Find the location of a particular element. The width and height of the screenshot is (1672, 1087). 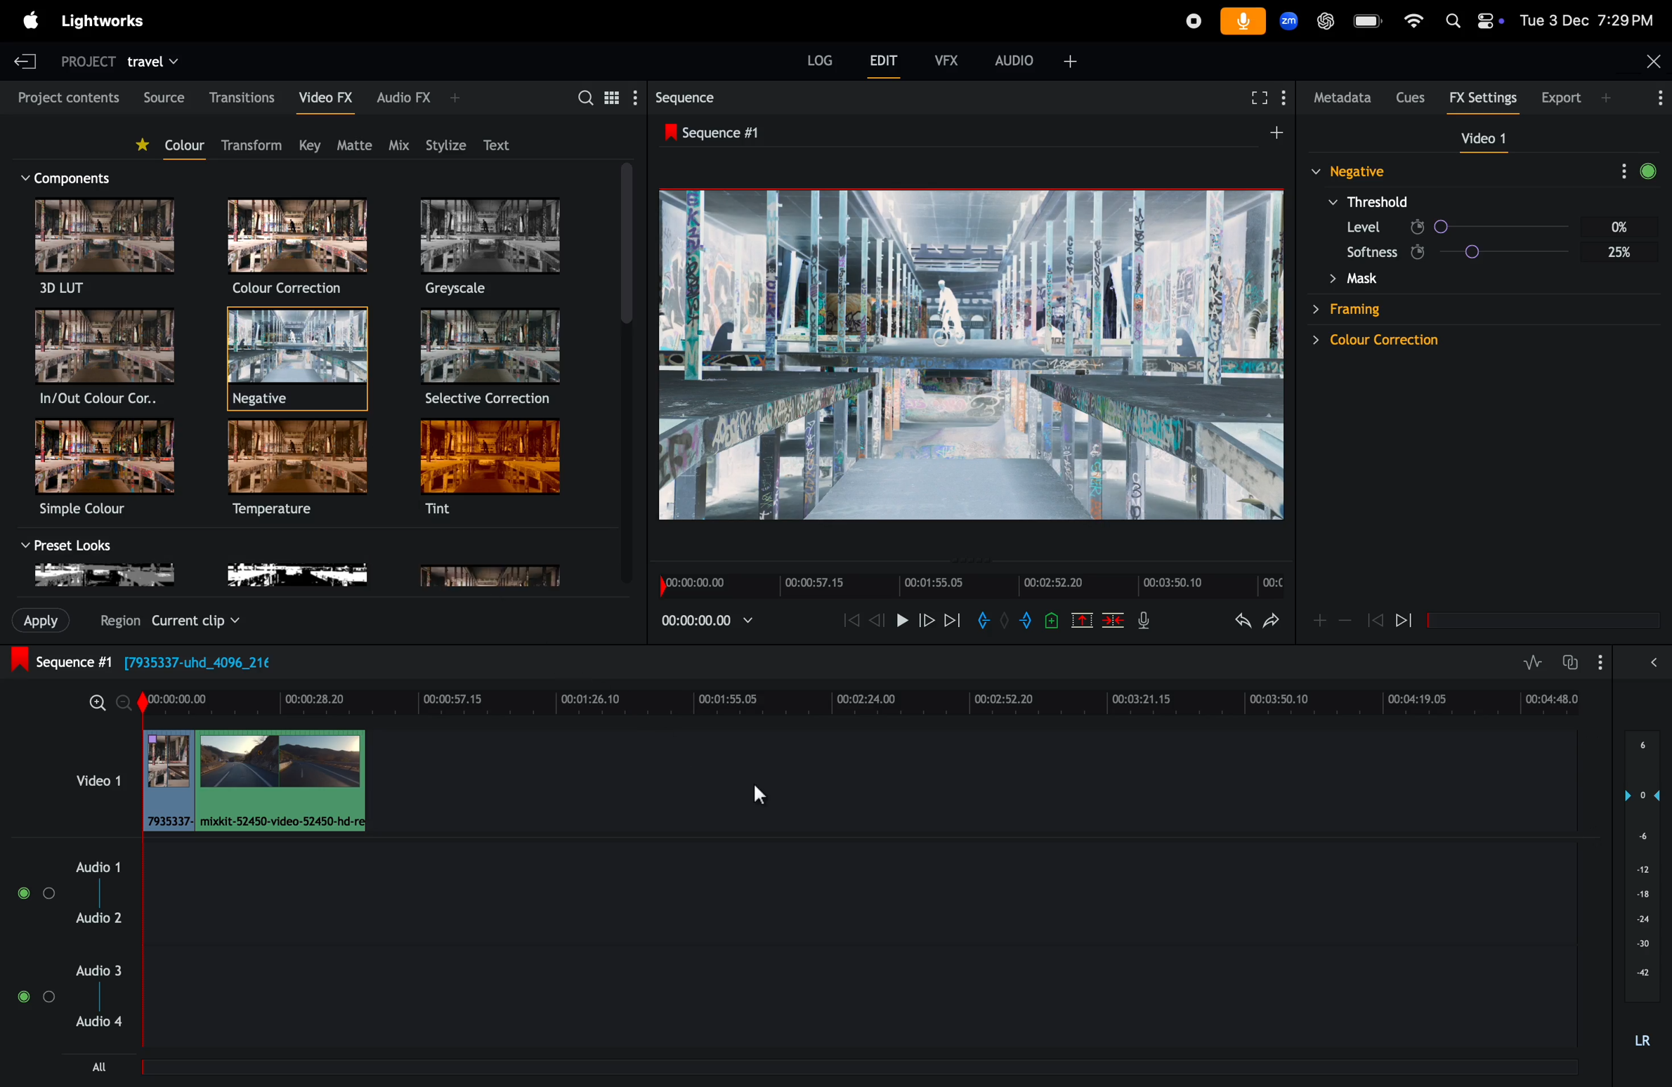

expand is located at coordinates (1650, 663).